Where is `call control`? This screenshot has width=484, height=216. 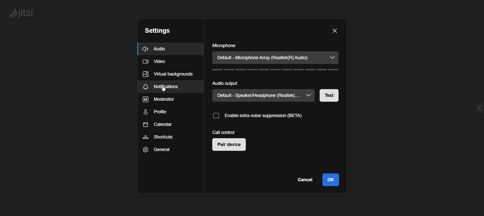
call control is located at coordinates (225, 132).